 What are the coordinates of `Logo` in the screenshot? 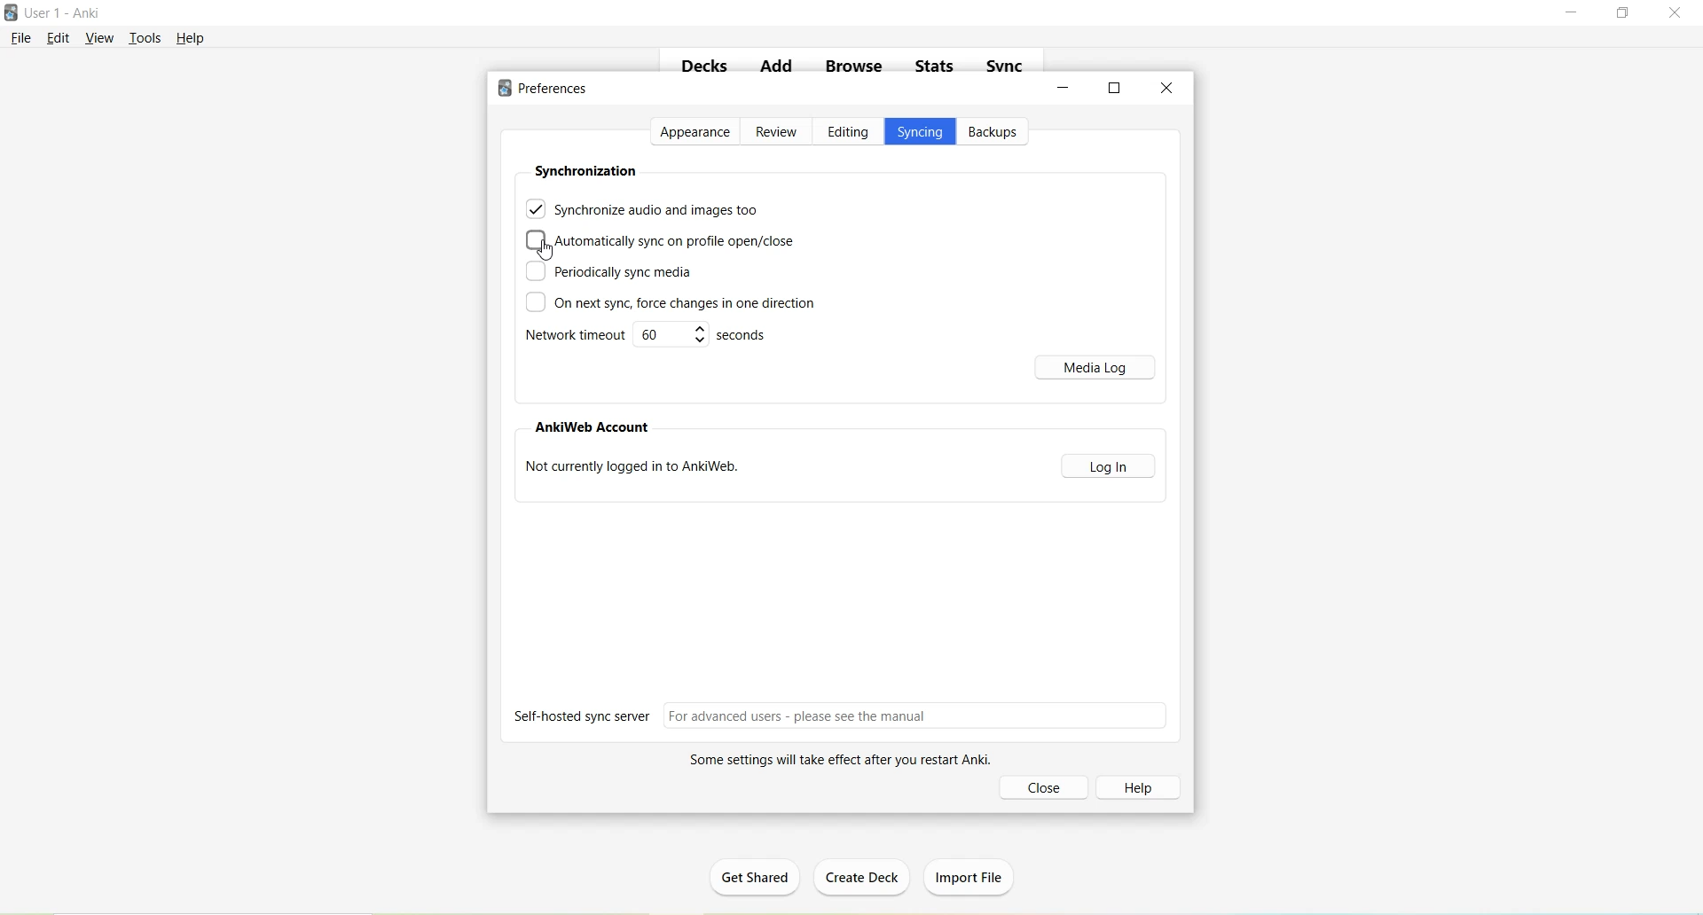 It's located at (13, 13).